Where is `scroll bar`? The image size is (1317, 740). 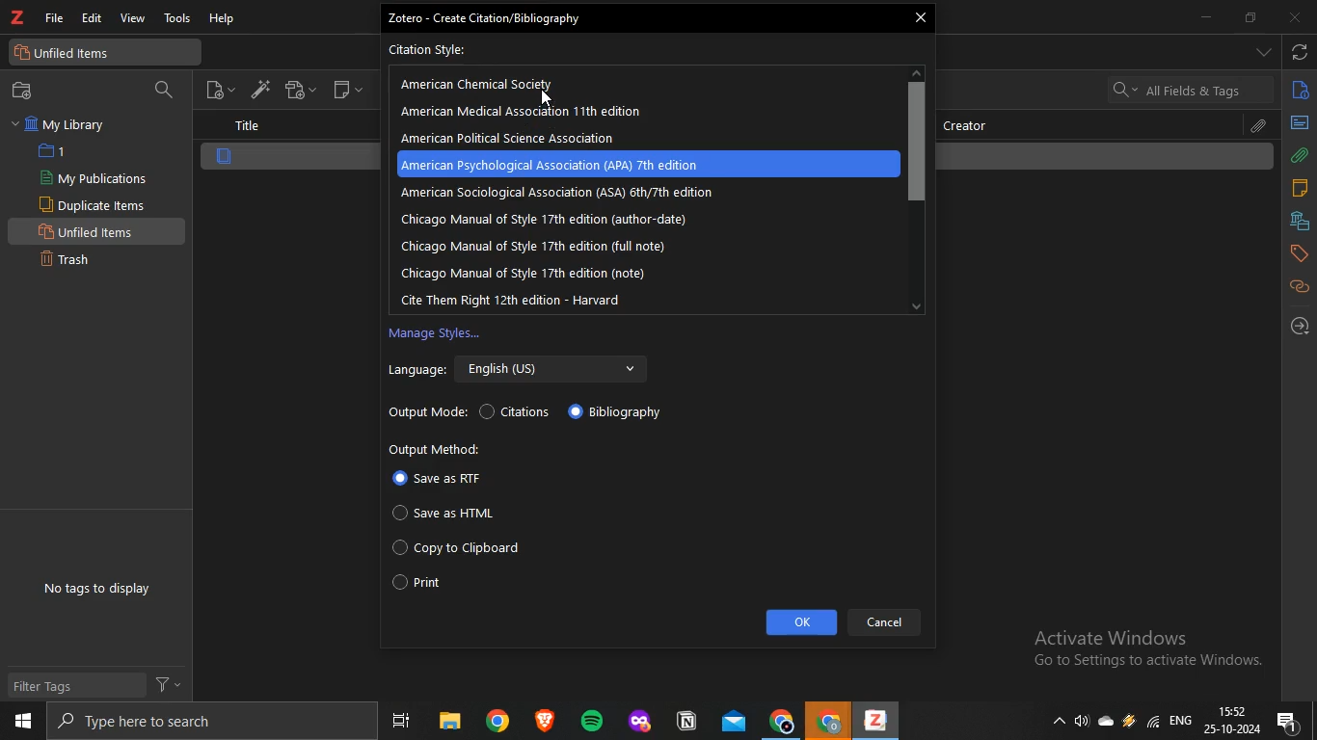 scroll bar is located at coordinates (916, 142).